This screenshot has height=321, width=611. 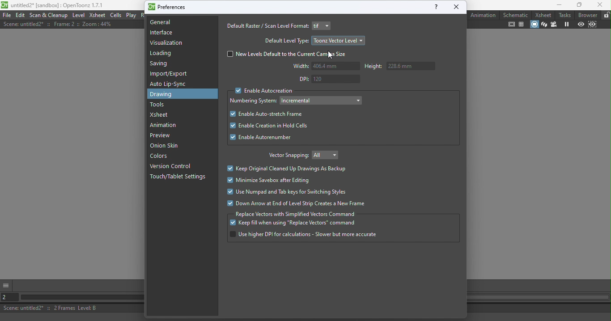 What do you see at coordinates (8, 297) in the screenshot?
I see `Set the current frame` at bounding box center [8, 297].